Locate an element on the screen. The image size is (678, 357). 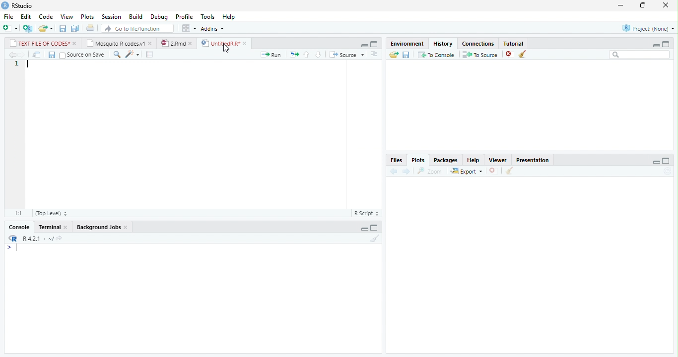
search is located at coordinates (117, 55).